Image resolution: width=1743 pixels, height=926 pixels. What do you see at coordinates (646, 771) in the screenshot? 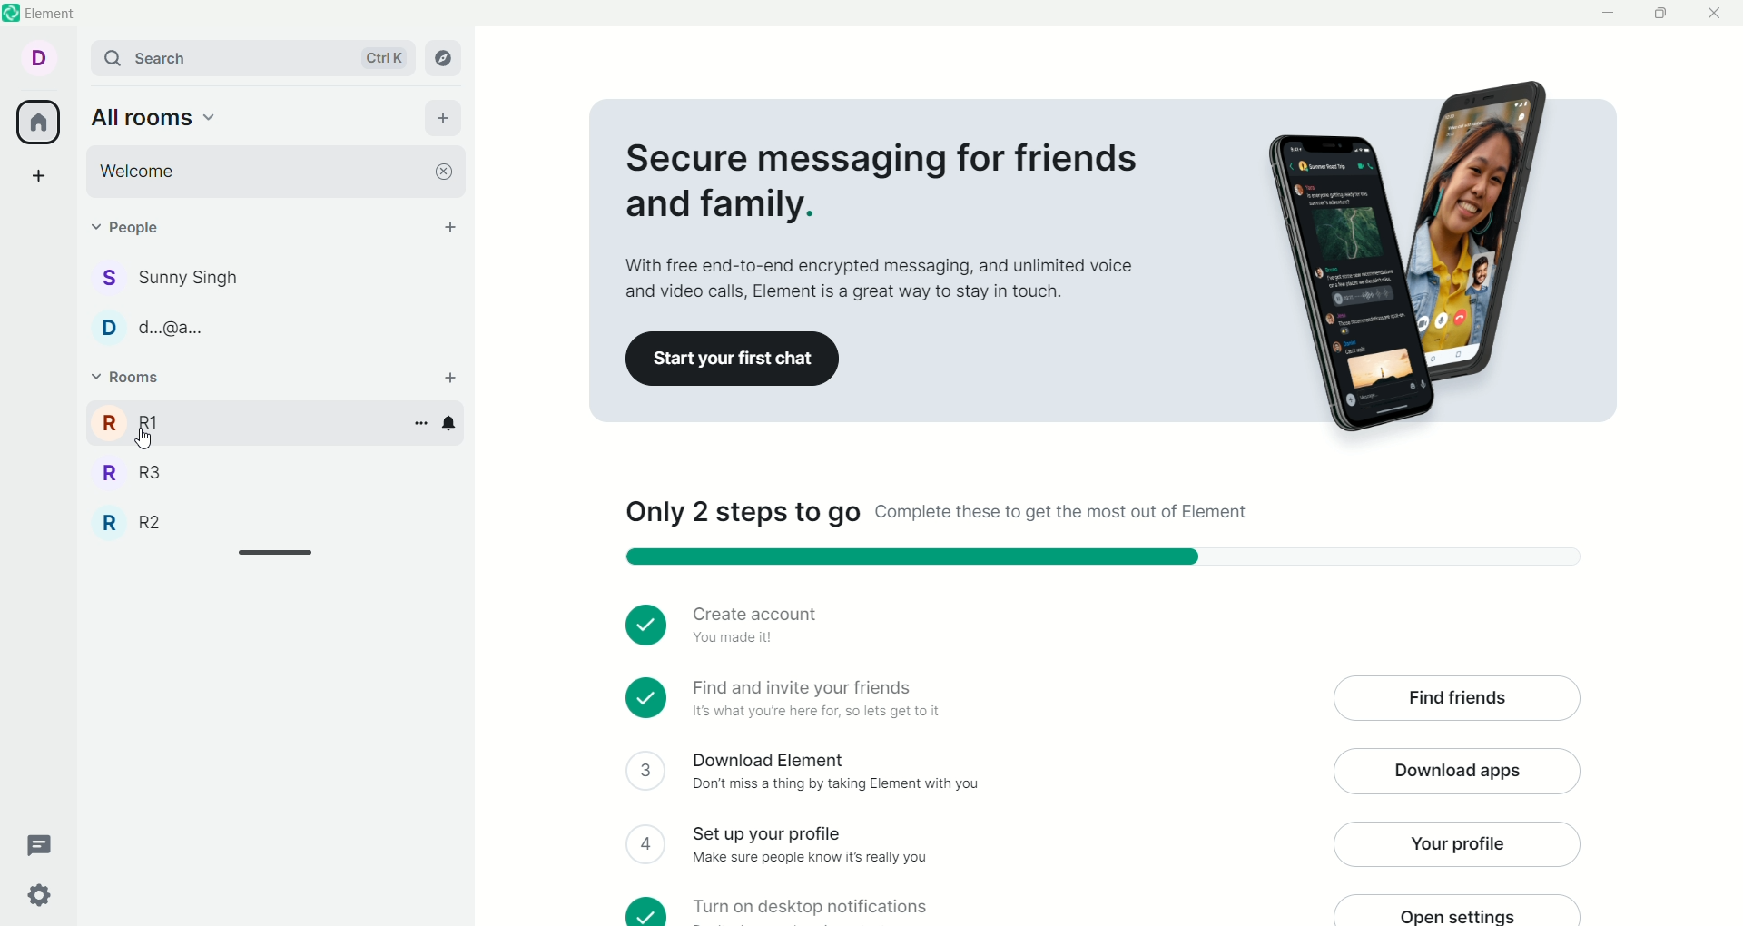
I see `Indicates step is yet to be done` at bounding box center [646, 771].